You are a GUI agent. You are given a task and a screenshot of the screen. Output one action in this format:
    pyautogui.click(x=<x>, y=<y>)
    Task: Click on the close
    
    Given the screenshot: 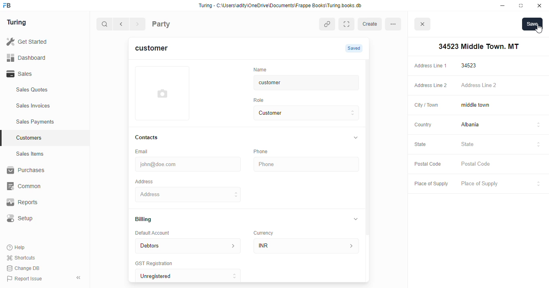 What is the action you would take?
    pyautogui.click(x=541, y=6)
    